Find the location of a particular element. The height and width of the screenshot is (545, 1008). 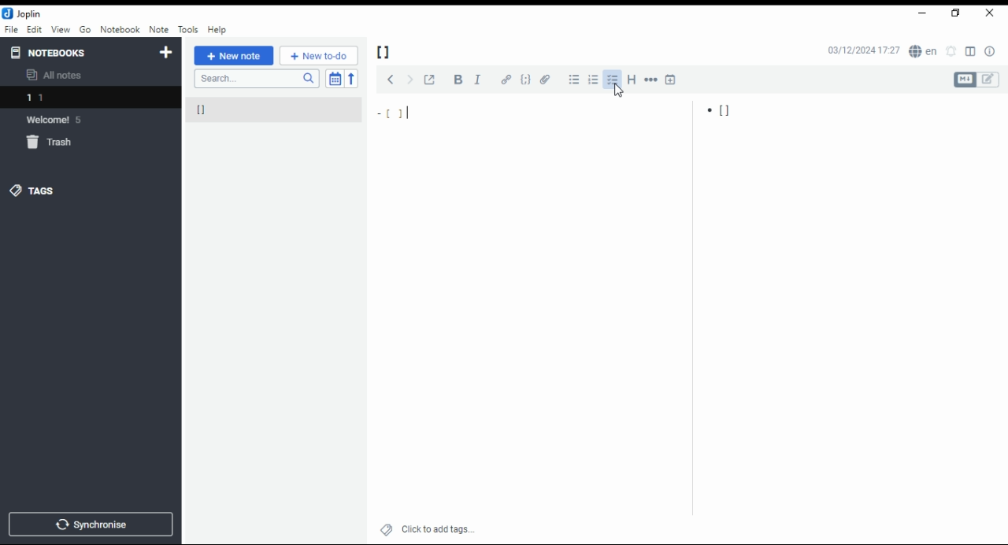

synchronize is located at coordinates (91, 525).